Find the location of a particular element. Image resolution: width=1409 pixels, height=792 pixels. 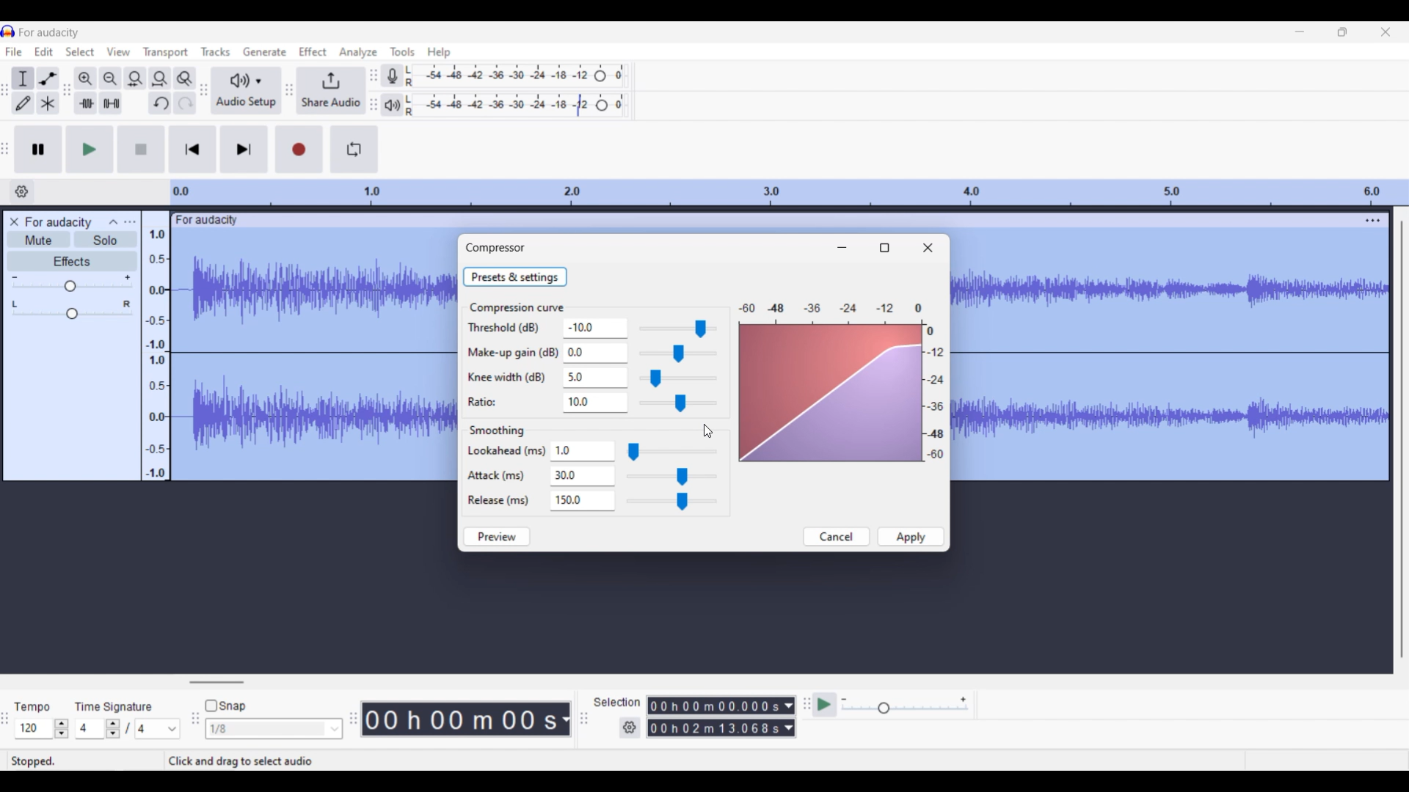

Playback speed scale is located at coordinates (904, 706).